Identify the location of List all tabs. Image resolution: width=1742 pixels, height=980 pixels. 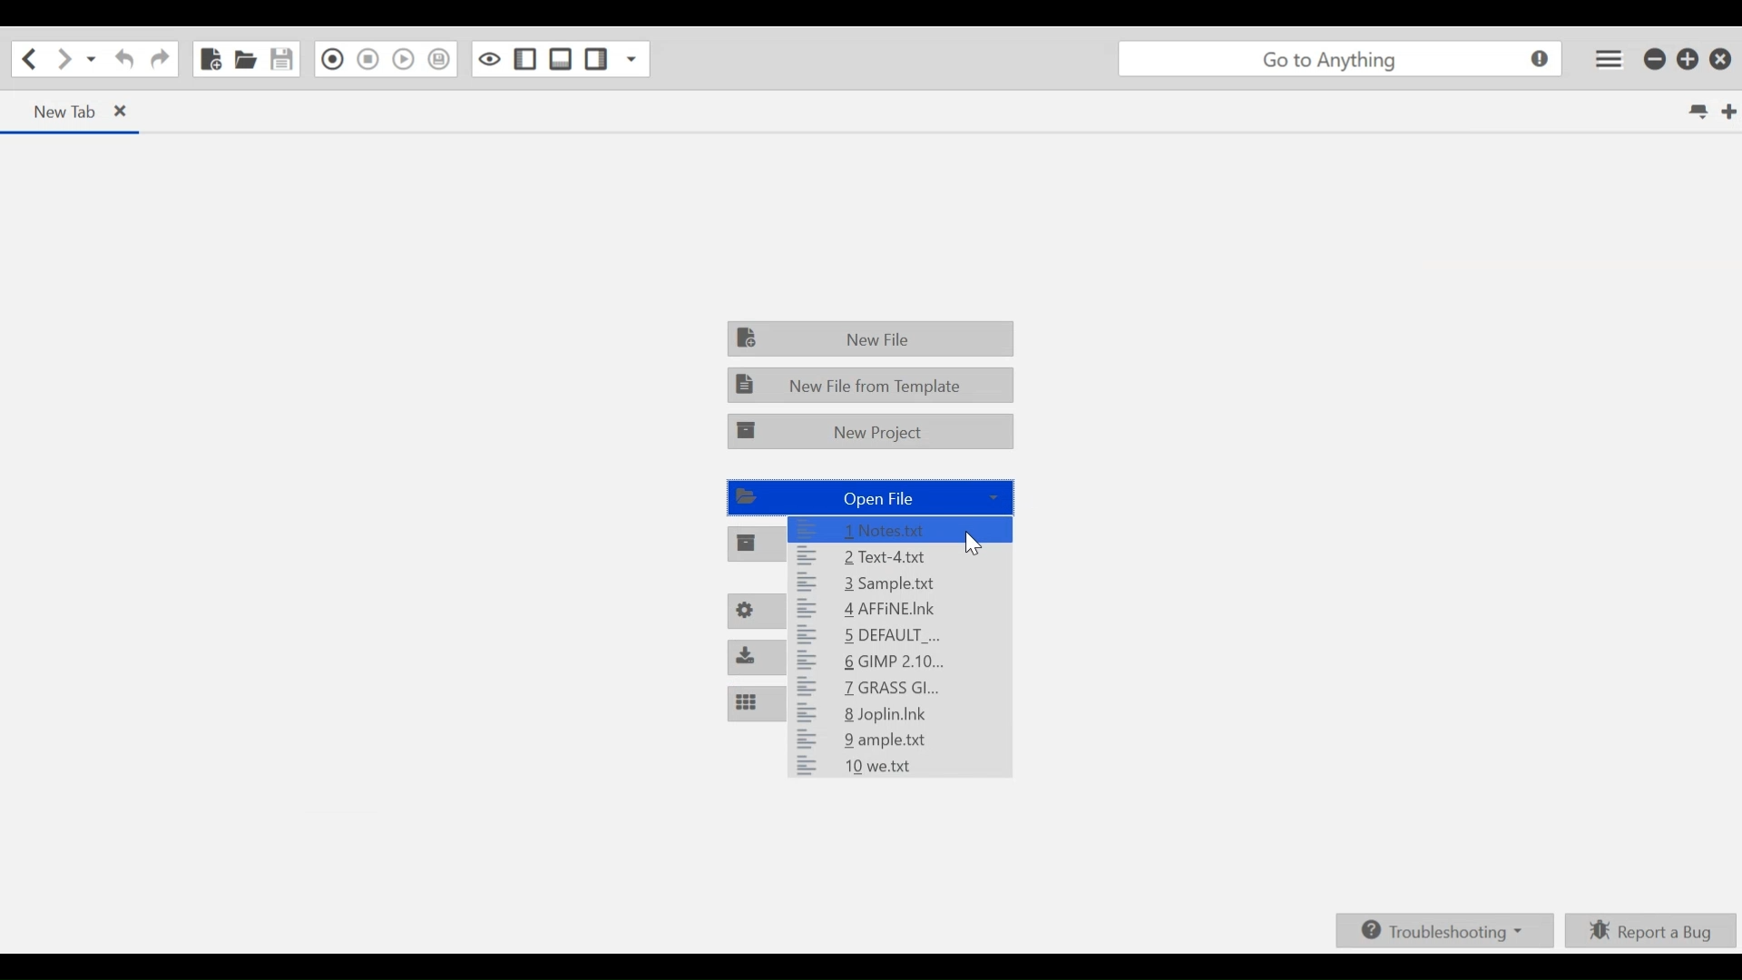
(1696, 112).